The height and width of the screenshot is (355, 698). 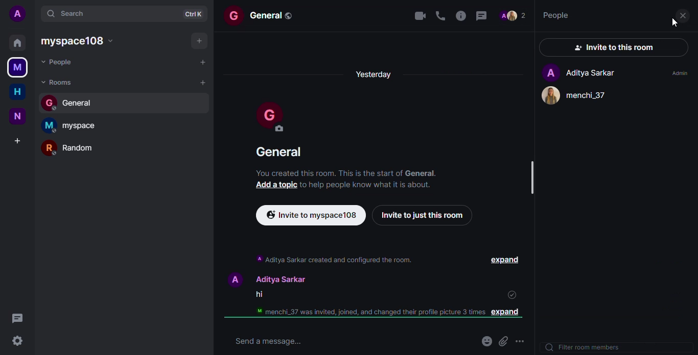 What do you see at coordinates (19, 13) in the screenshot?
I see `account` at bounding box center [19, 13].